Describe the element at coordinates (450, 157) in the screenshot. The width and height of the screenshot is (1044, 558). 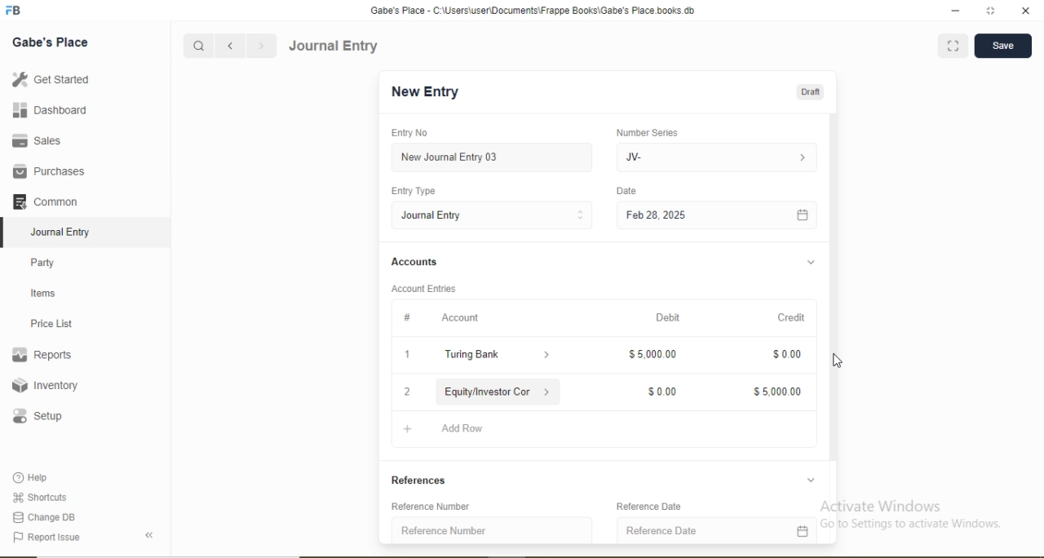
I see `New Journal Entry 03` at that location.